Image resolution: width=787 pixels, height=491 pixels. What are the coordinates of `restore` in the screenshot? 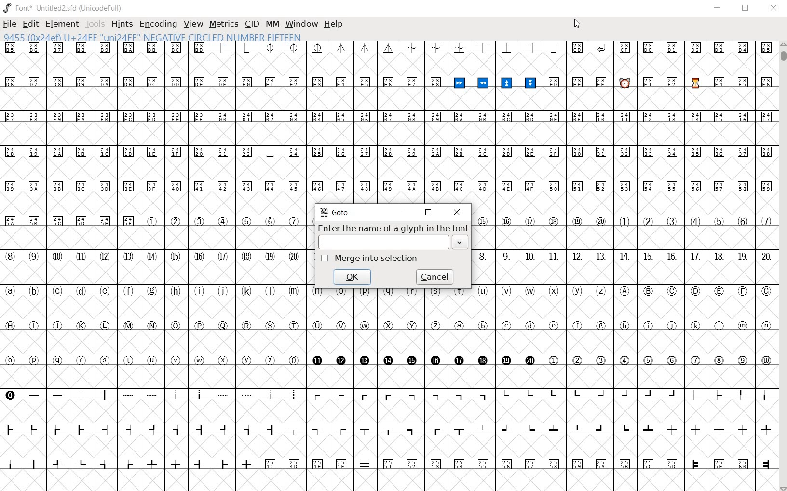 It's located at (428, 213).